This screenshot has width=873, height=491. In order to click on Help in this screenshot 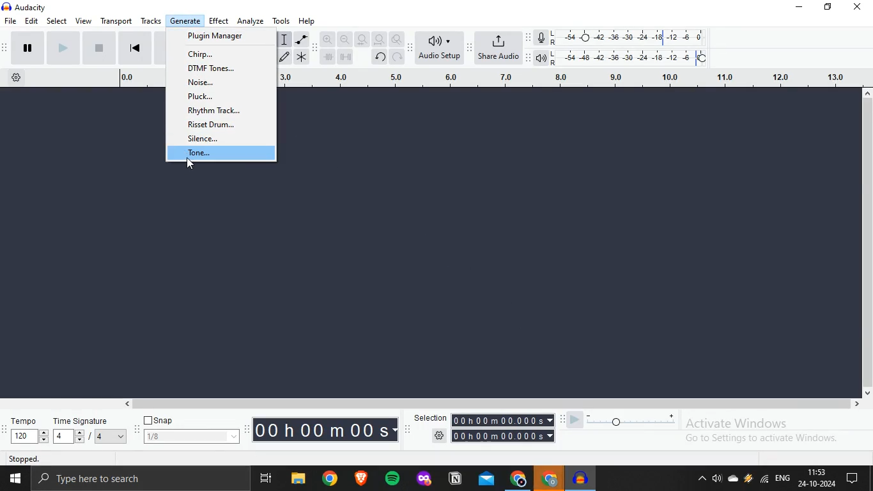, I will do `click(310, 20)`.